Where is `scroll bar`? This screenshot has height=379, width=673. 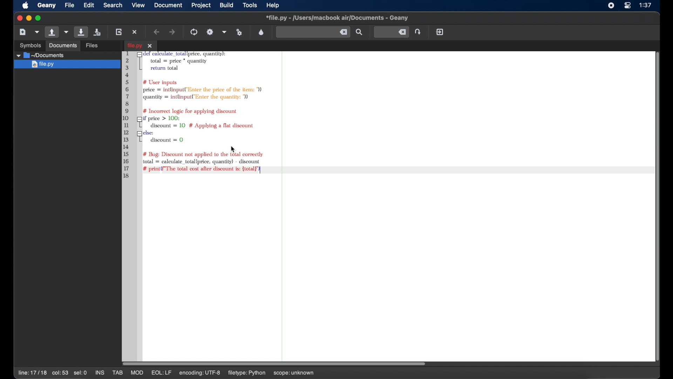
scroll bar is located at coordinates (655, 205).